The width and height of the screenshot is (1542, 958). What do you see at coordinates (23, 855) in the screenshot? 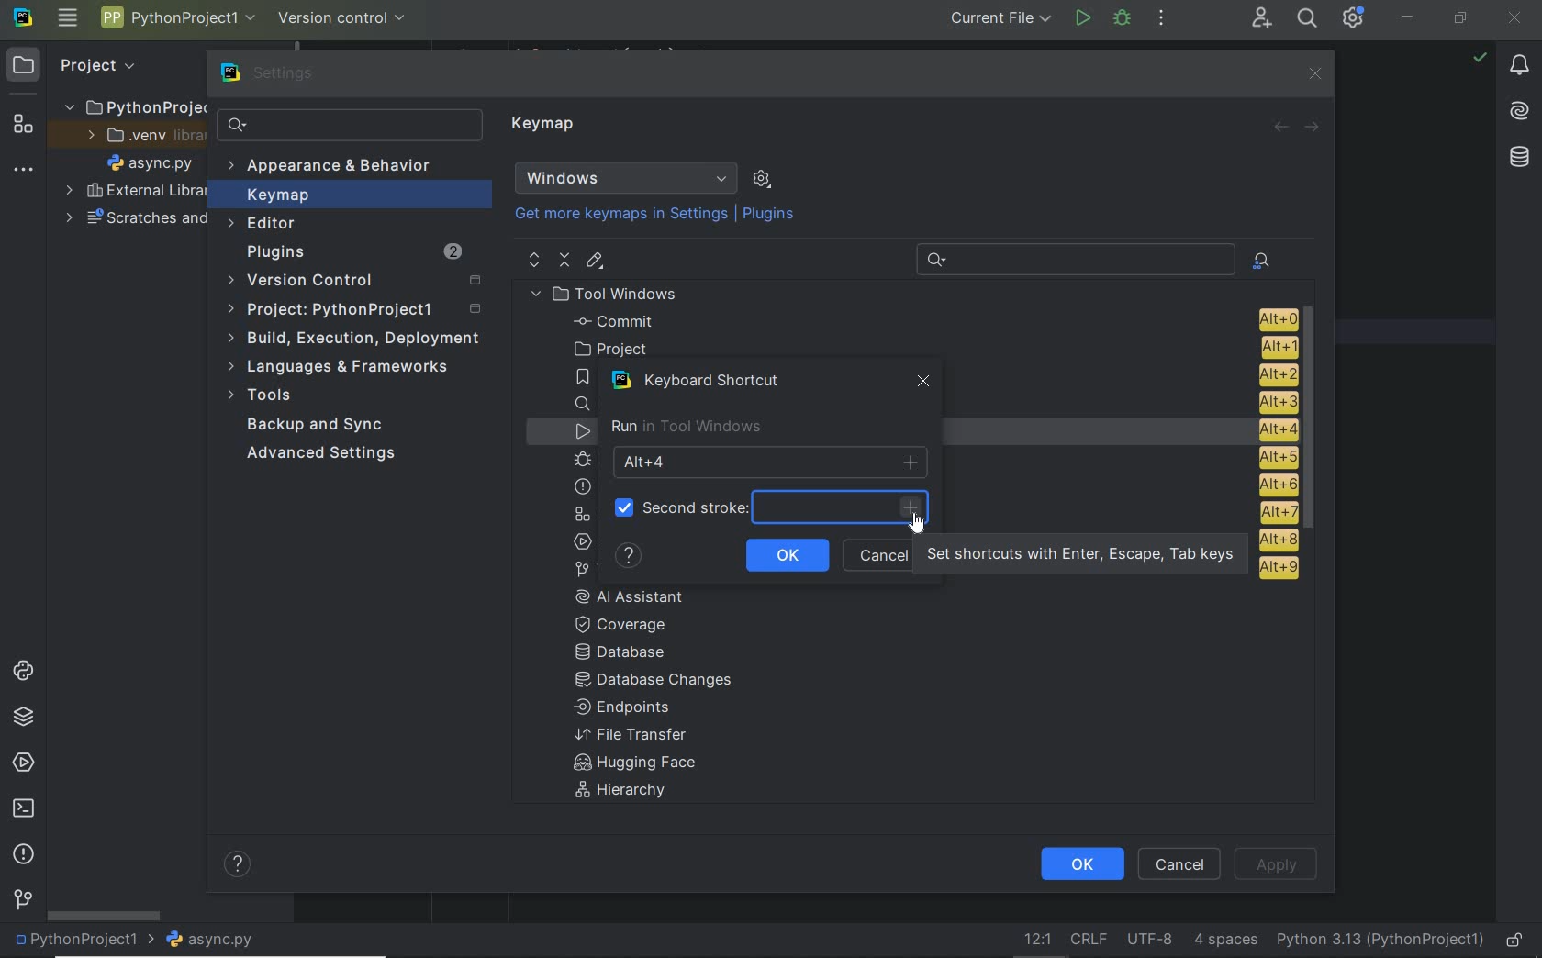
I see `problems` at bounding box center [23, 855].